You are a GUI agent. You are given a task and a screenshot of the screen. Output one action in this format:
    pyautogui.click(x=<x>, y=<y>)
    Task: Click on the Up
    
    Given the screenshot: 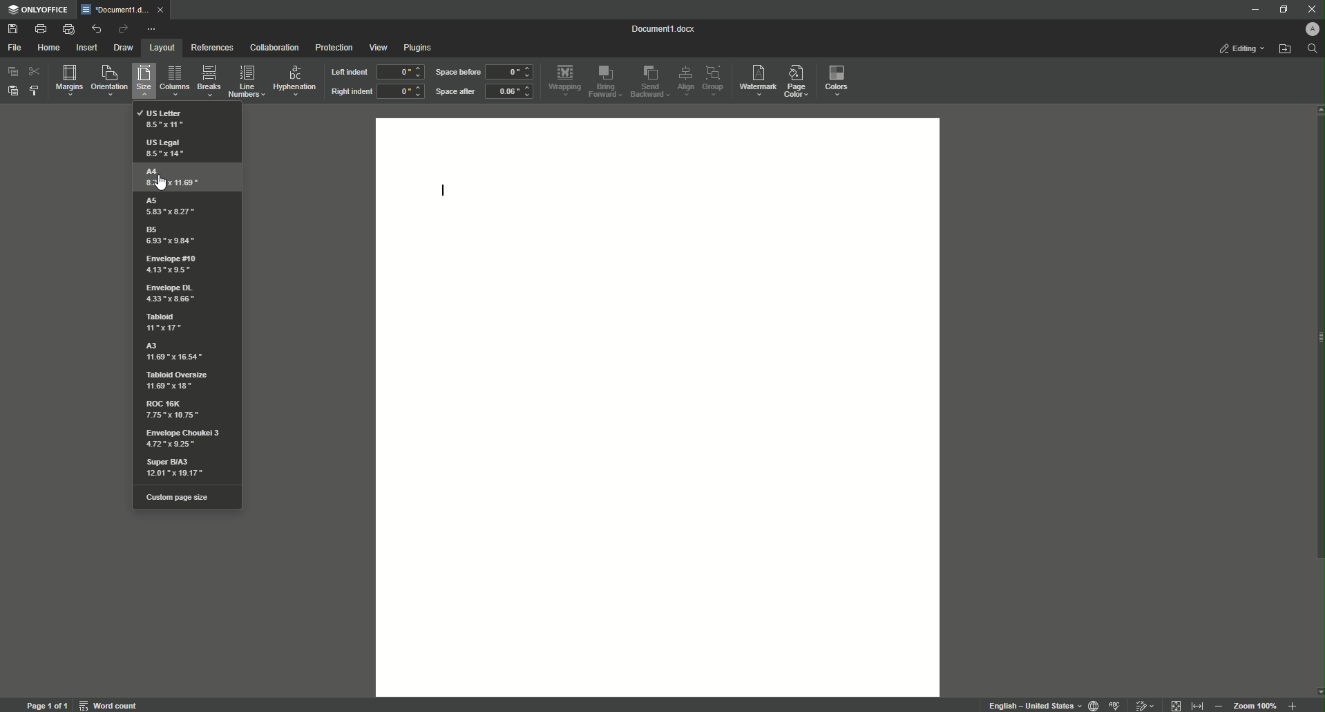 What is the action you would take?
    pyautogui.click(x=1316, y=111)
    